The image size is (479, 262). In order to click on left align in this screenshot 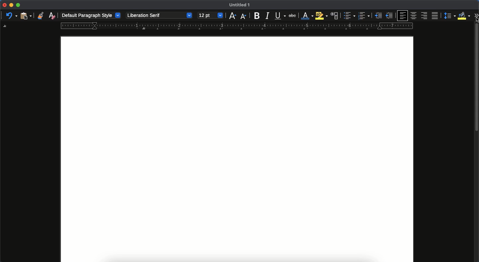, I will do `click(403, 15)`.